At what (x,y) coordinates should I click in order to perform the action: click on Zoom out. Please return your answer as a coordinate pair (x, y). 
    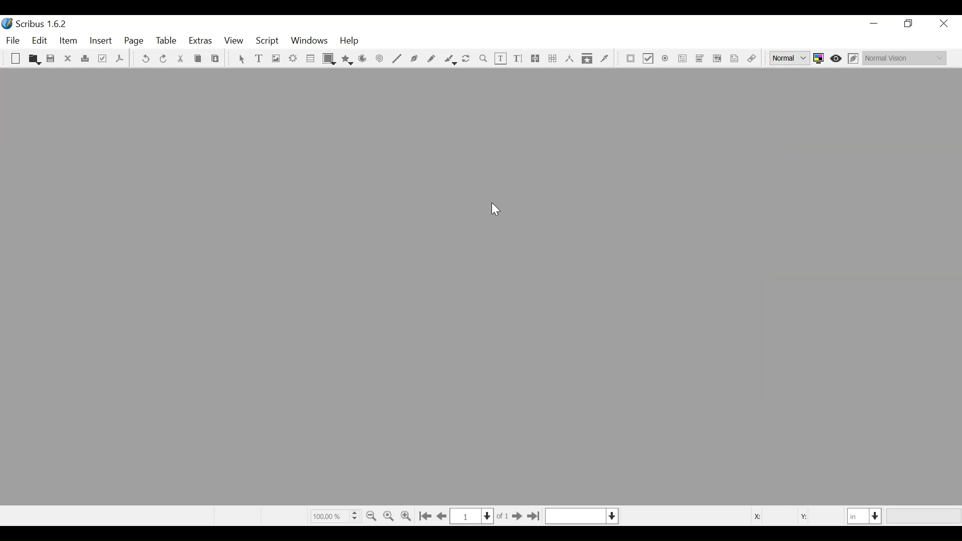
    Looking at the image, I should click on (372, 515).